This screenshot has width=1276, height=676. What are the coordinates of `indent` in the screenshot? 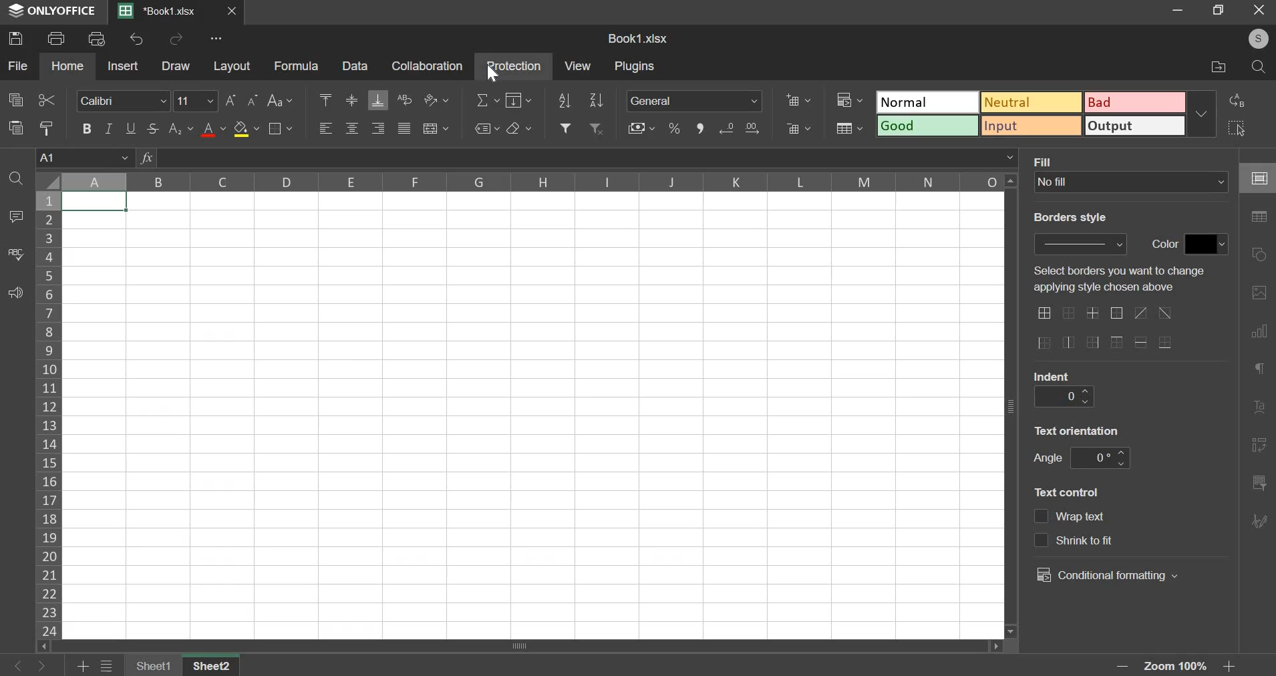 It's located at (1063, 396).